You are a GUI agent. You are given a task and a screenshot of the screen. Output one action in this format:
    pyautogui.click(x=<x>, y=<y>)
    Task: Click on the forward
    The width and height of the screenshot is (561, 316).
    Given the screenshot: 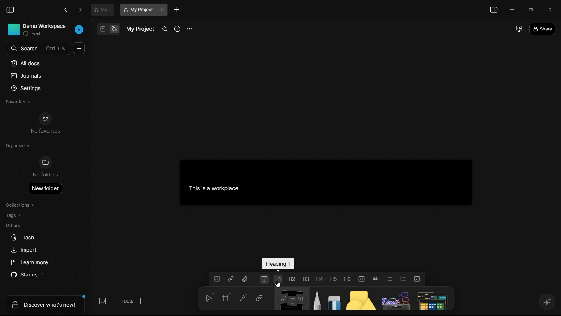 What is the action you would take?
    pyautogui.click(x=81, y=9)
    